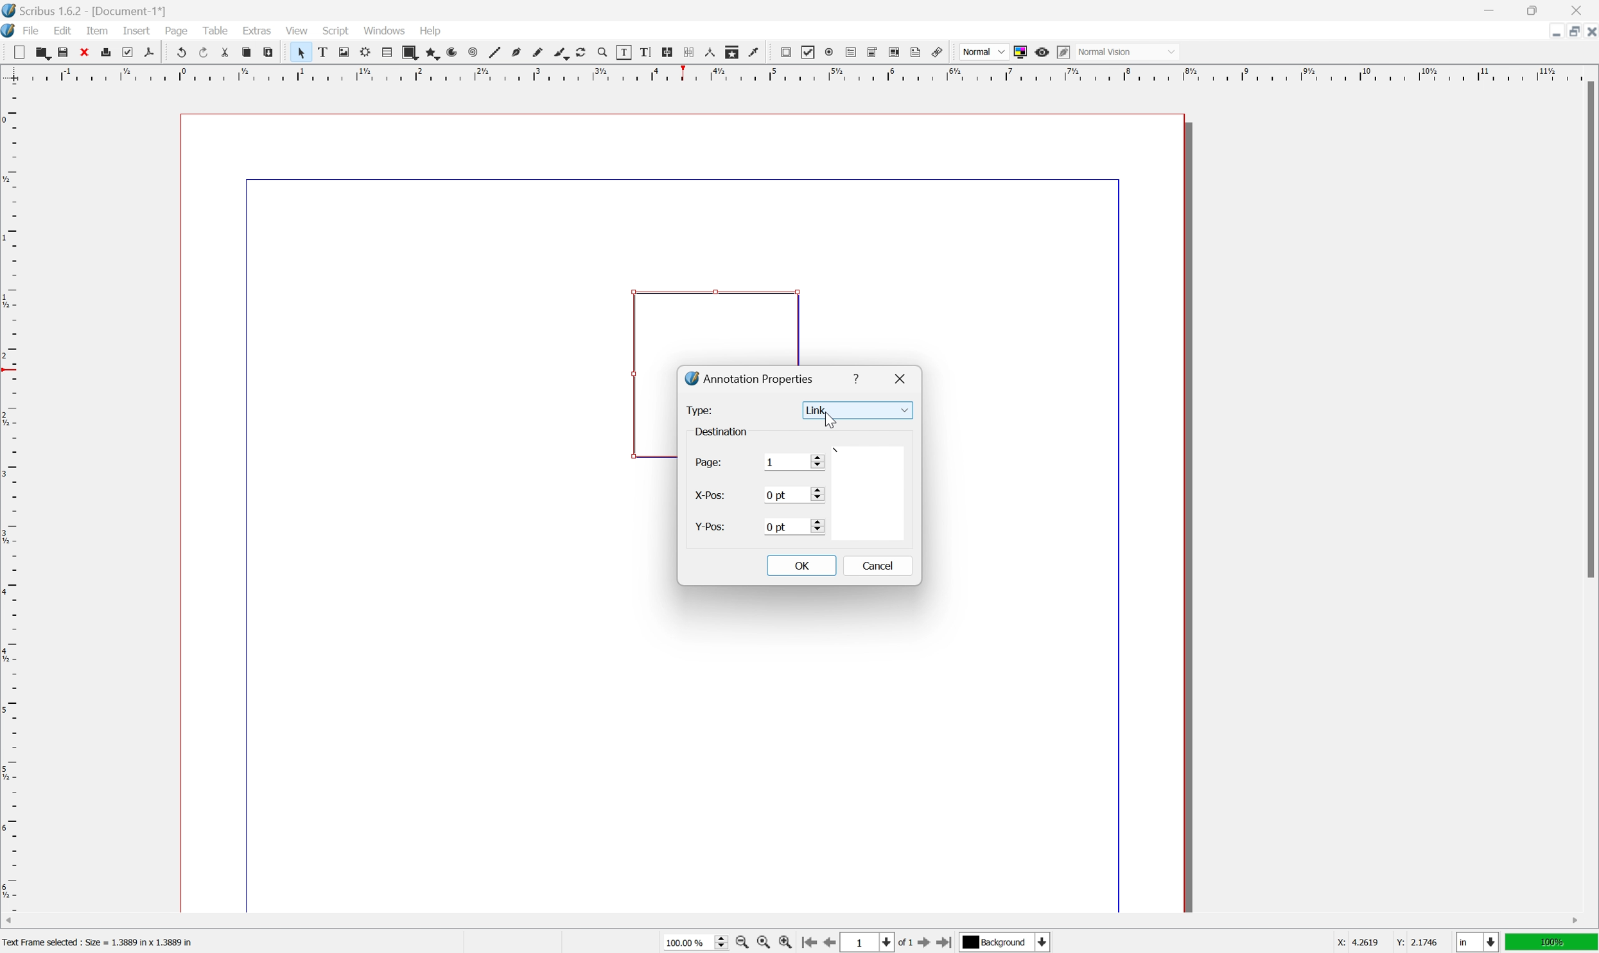 The height and width of the screenshot is (953, 1599). Describe the element at coordinates (1488, 9) in the screenshot. I see `minimize` at that location.